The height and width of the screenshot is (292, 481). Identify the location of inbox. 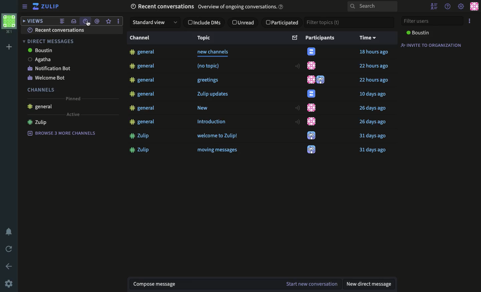
(73, 21).